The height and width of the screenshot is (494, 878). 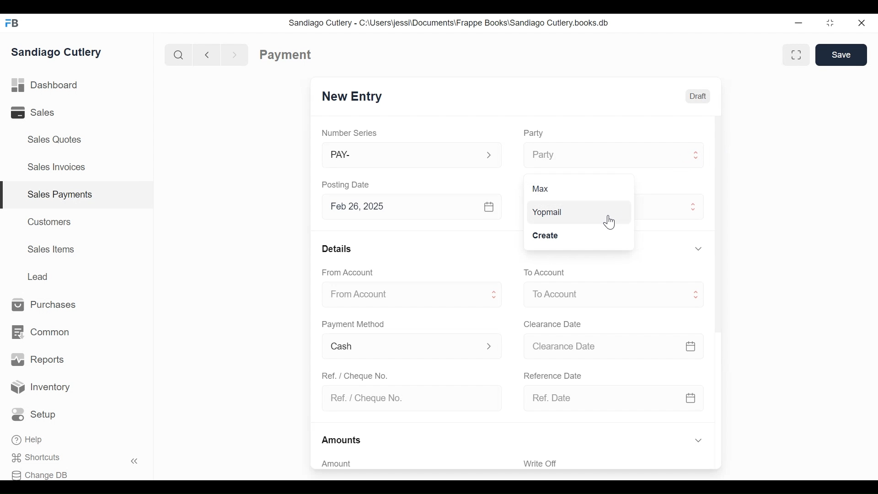 I want to click on Ref. Date, so click(x=601, y=398).